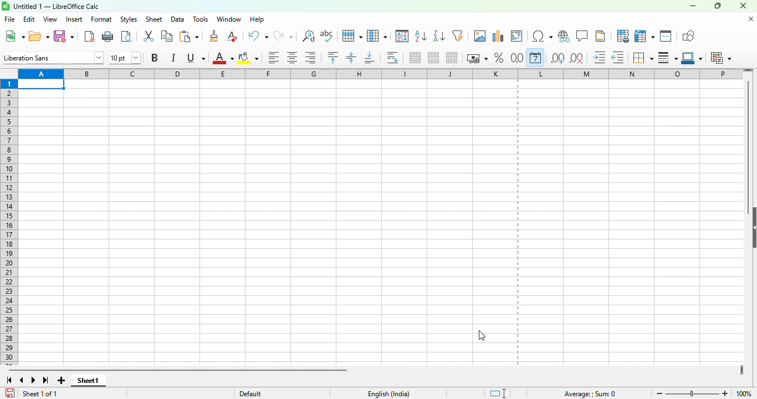  I want to click on center vertically, so click(351, 58).